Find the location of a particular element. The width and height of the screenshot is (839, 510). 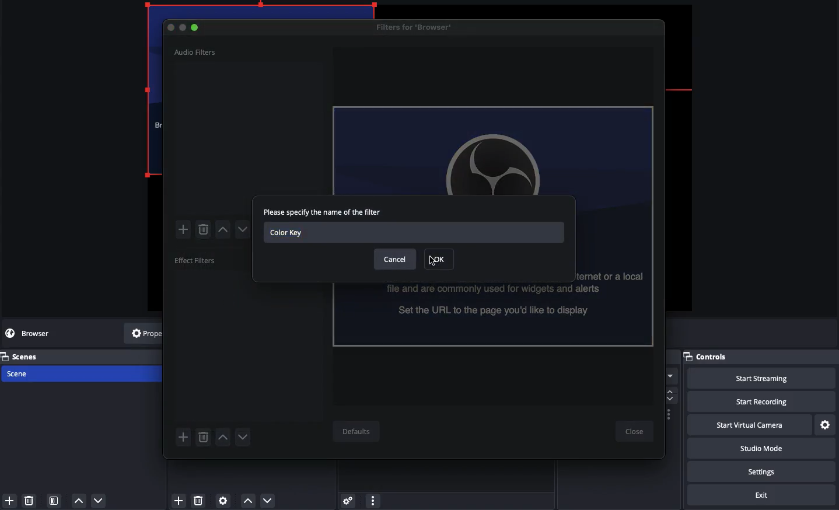

Scene filter is located at coordinates (55, 501).